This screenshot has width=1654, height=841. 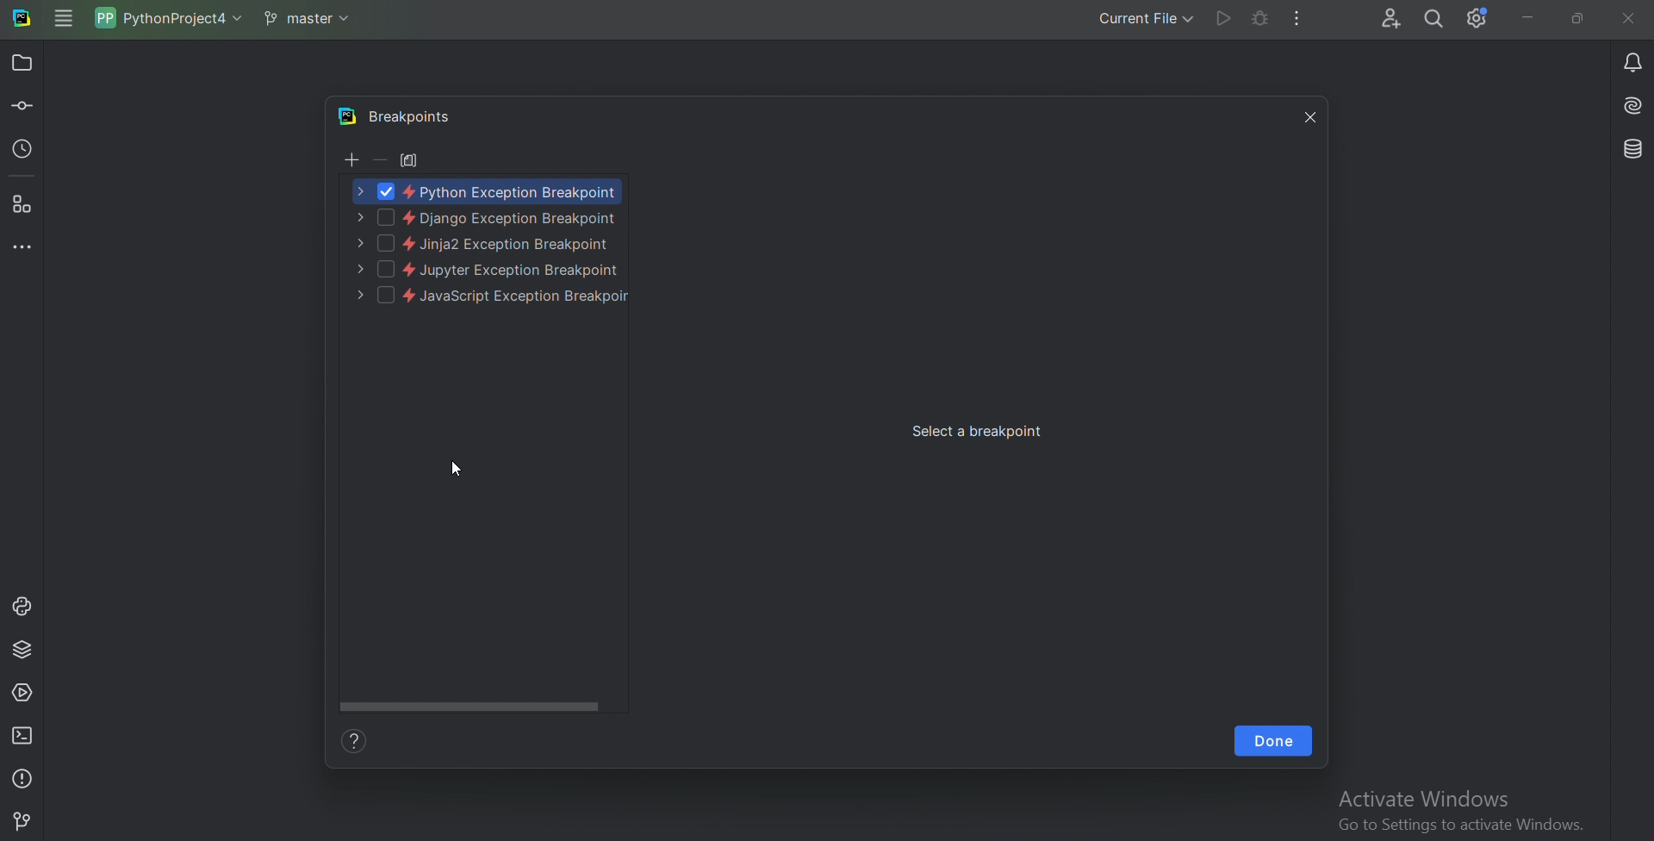 What do you see at coordinates (979, 432) in the screenshot?
I see `Select a breakpoint` at bounding box center [979, 432].